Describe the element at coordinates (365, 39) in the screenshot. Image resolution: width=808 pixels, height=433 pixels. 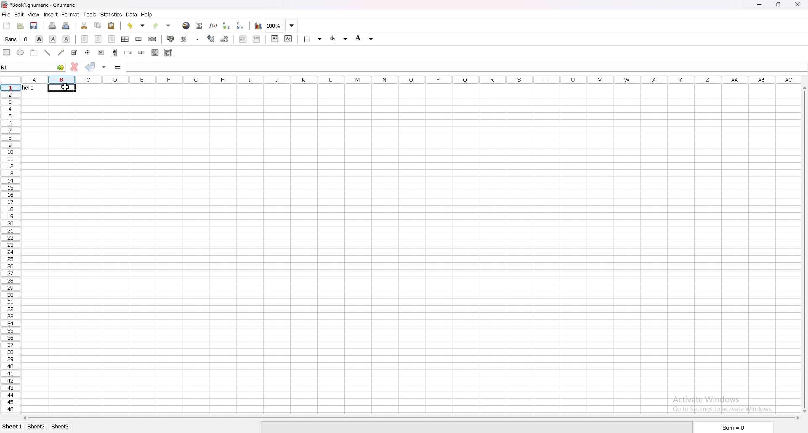
I see `foreground` at that location.